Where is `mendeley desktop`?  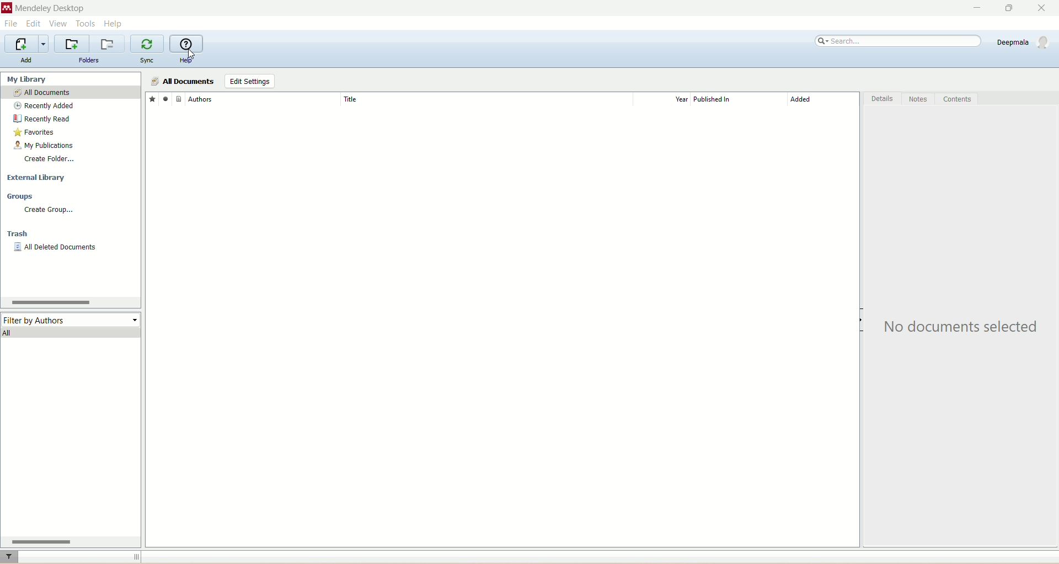 mendeley desktop is located at coordinates (50, 8).